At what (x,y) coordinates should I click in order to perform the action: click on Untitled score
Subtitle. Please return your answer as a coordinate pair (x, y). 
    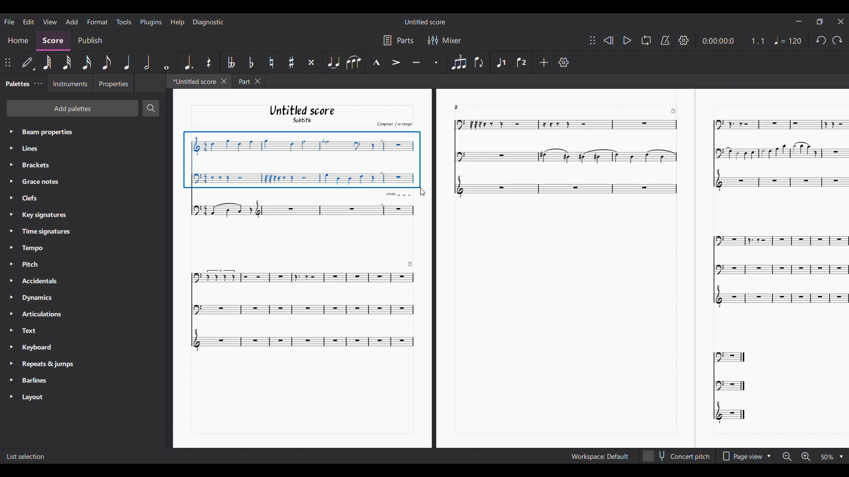
    Looking at the image, I should click on (301, 114).